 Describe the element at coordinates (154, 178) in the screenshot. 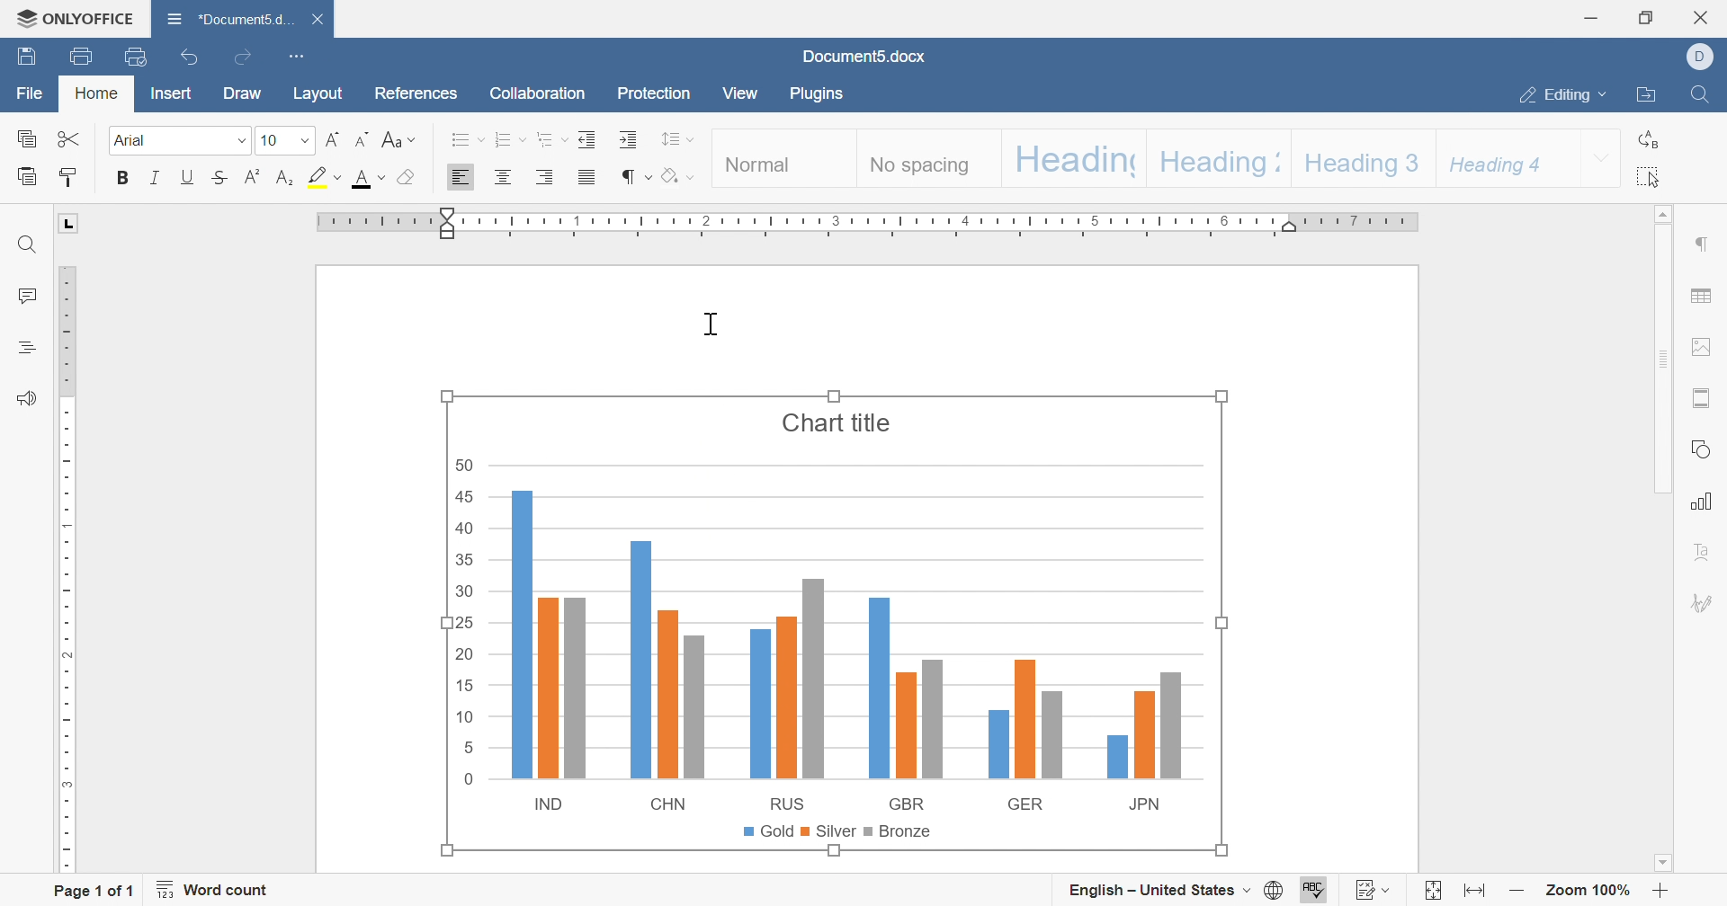

I see `italic` at that location.